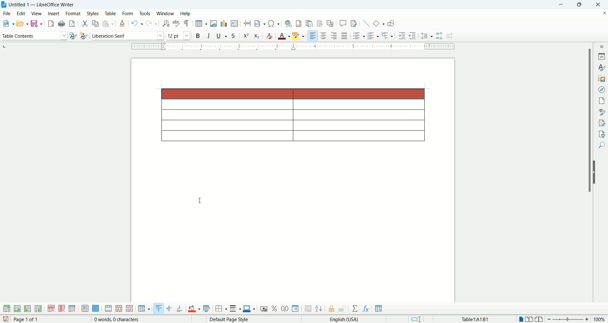  What do you see at coordinates (354, 23) in the screenshot?
I see `track changes` at bounding box center [354, 23].